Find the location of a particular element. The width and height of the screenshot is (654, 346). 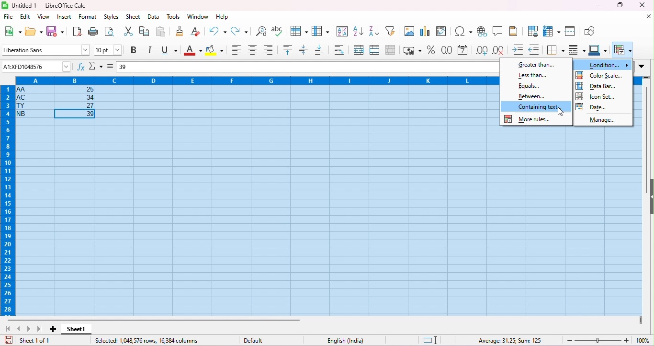

bold is located at coordinates (135, 50).